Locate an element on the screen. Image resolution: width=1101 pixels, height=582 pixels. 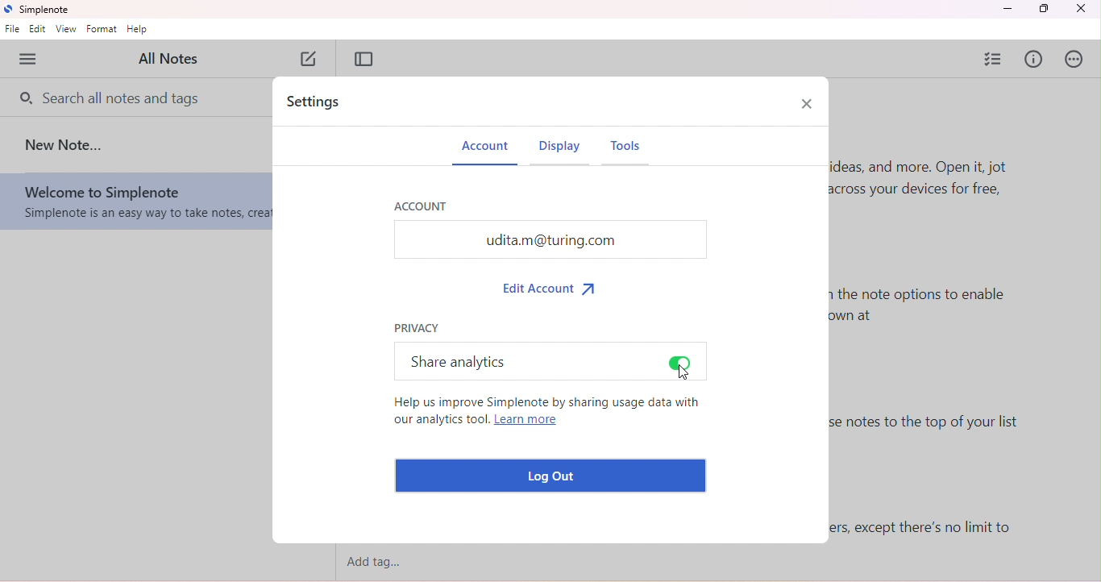
all notes is located at coordinates (174, 58).